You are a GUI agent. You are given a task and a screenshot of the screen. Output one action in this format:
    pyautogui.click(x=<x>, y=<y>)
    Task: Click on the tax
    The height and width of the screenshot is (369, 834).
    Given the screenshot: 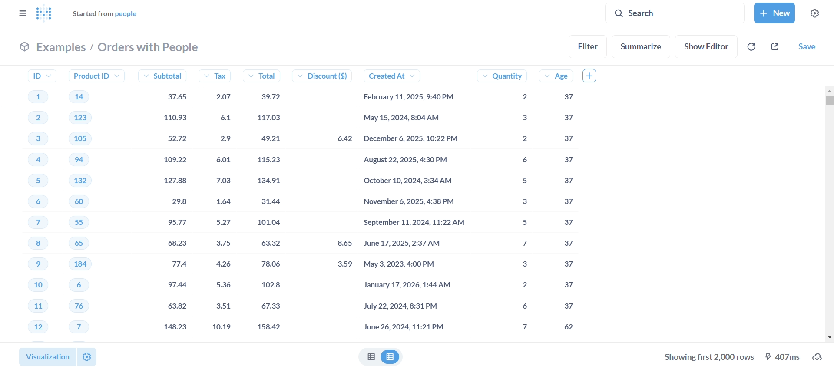 What is the action you would take?
    pyautogui.click(x=220, y=204)
    